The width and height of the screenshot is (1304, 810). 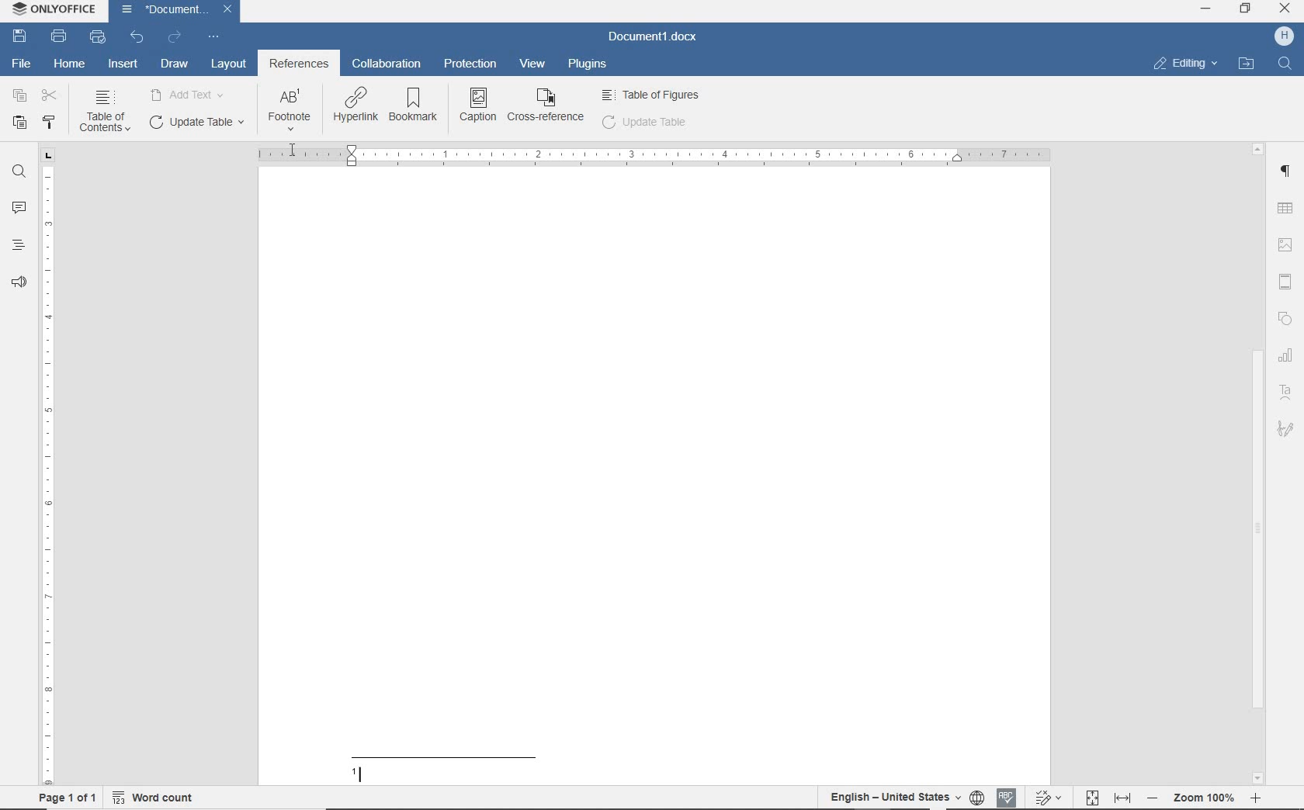 What do you see at coordinates (416, 106) in the screenshot?
I see `bookmark` at bounding box center [416, 106].